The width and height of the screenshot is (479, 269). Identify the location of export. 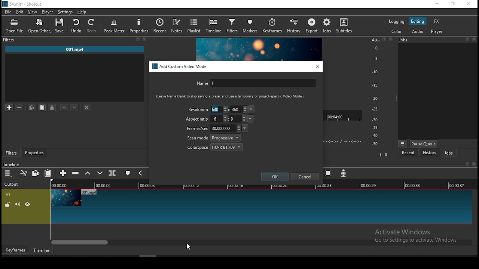
(312, 26).